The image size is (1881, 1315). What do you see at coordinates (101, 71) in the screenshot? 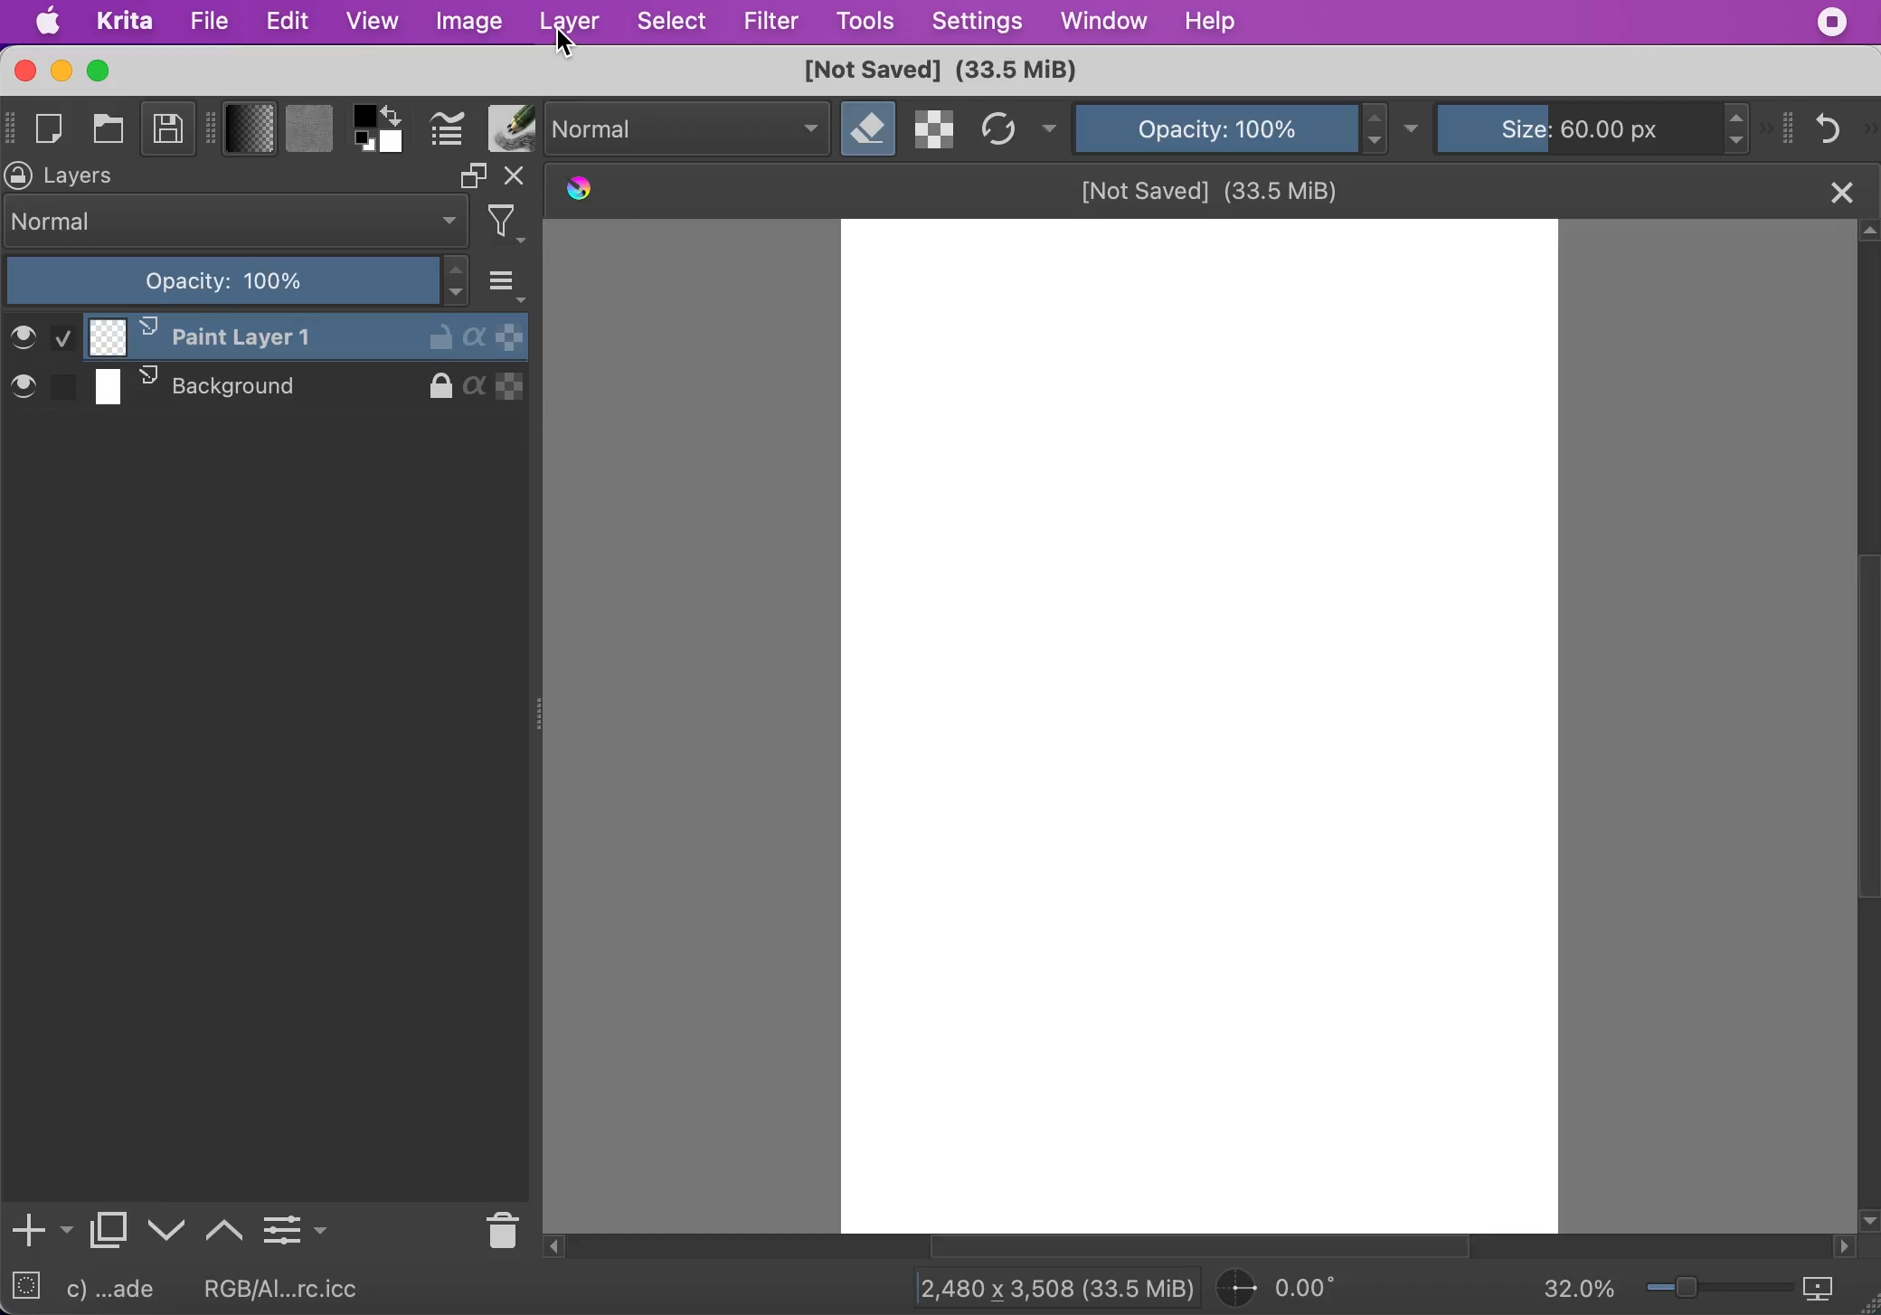
I see `maximize` at bounding box center [101, 71].